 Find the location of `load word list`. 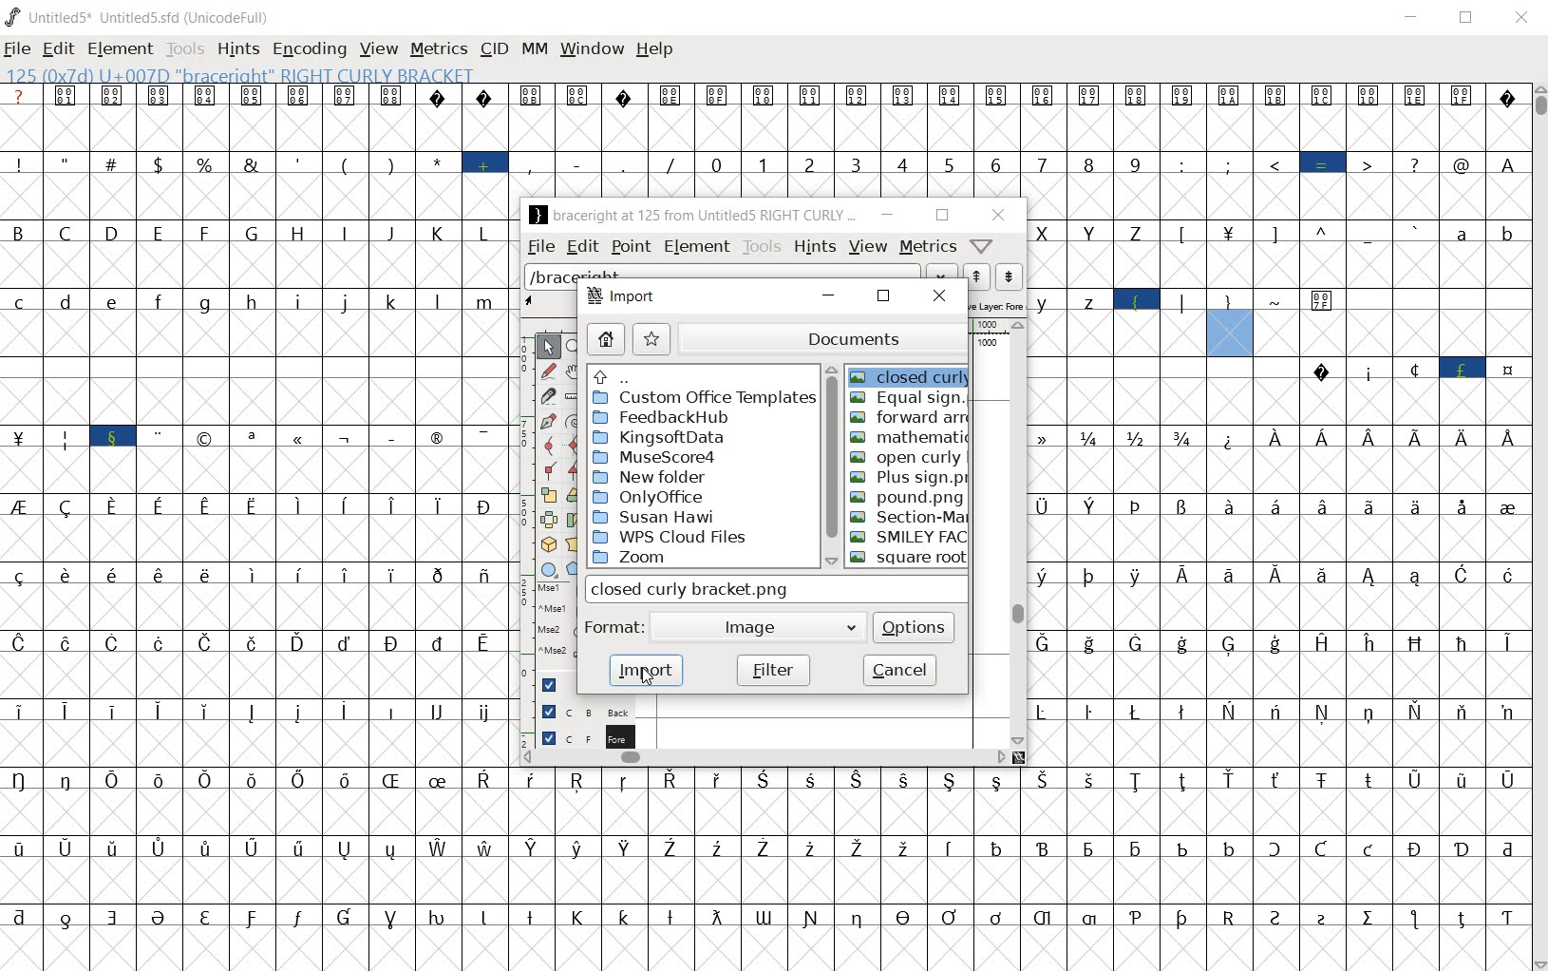

load word list is located at coordinates (739, 273).